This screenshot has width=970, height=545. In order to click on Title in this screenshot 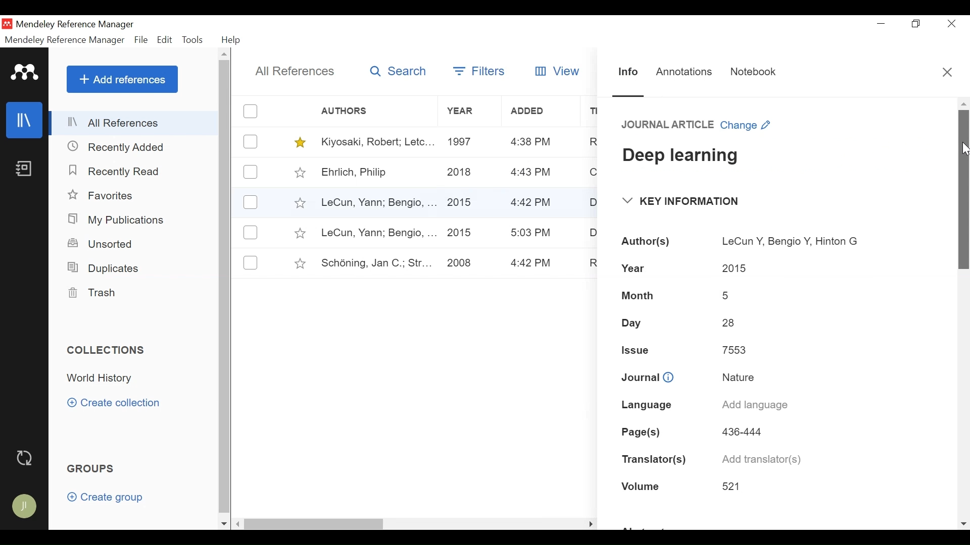, I will do `click(684, 159)`.